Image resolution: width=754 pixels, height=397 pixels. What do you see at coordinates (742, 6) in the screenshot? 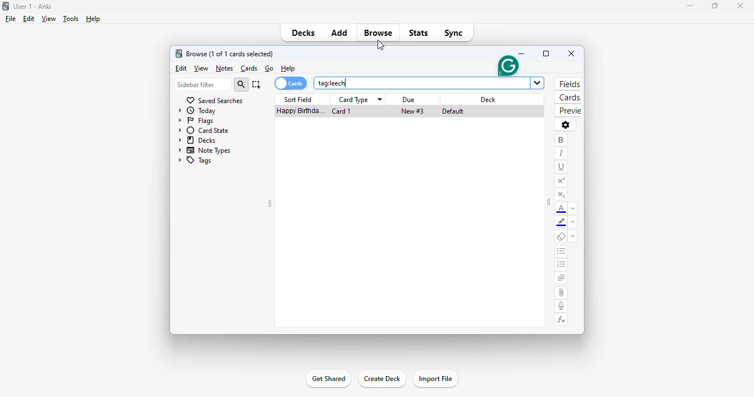
I see `close` at bounding box center [742, 6].